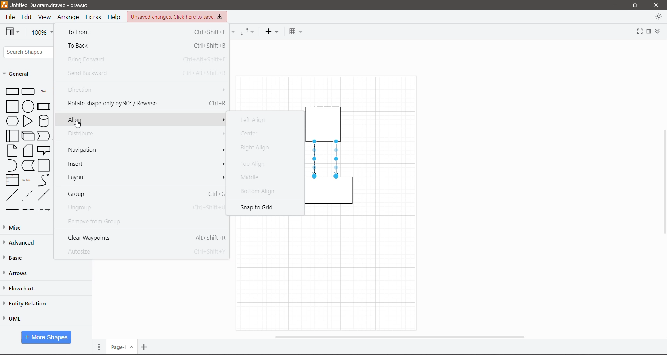 This screenshot has height=355, width=667. I want to click on List Item, so click(27, 180).